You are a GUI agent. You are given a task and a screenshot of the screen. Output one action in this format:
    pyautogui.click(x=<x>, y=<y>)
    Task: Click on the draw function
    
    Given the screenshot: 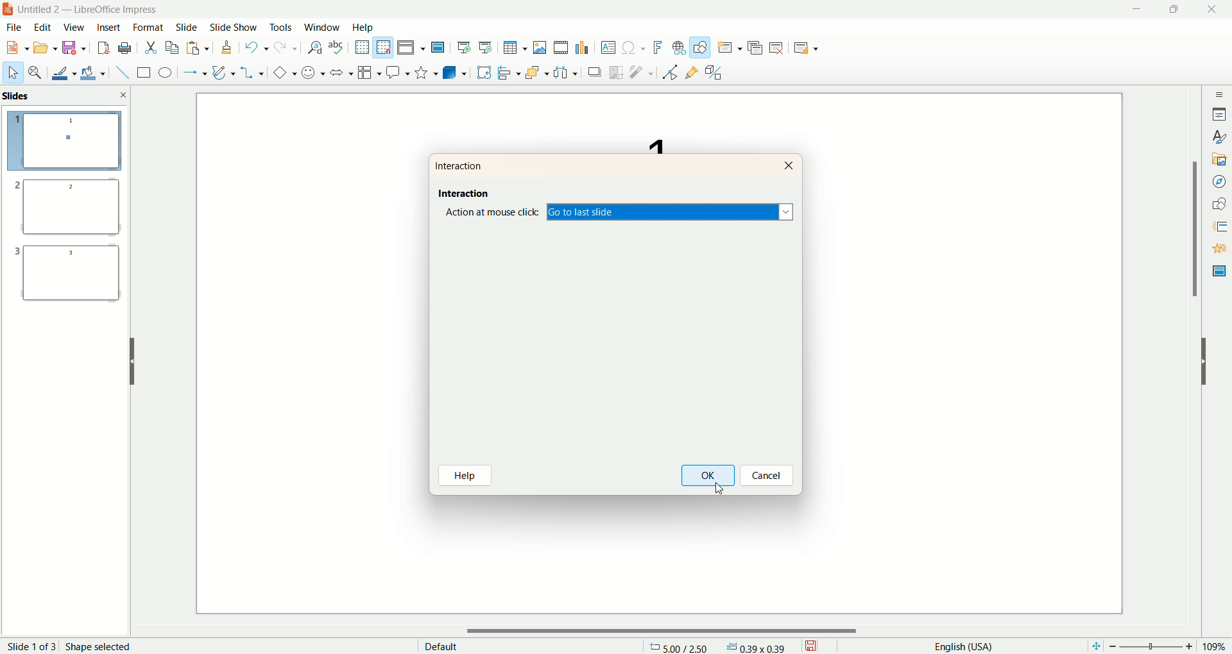 What is the action you would take?
    pyautogui.click(x=700, y=47)
    